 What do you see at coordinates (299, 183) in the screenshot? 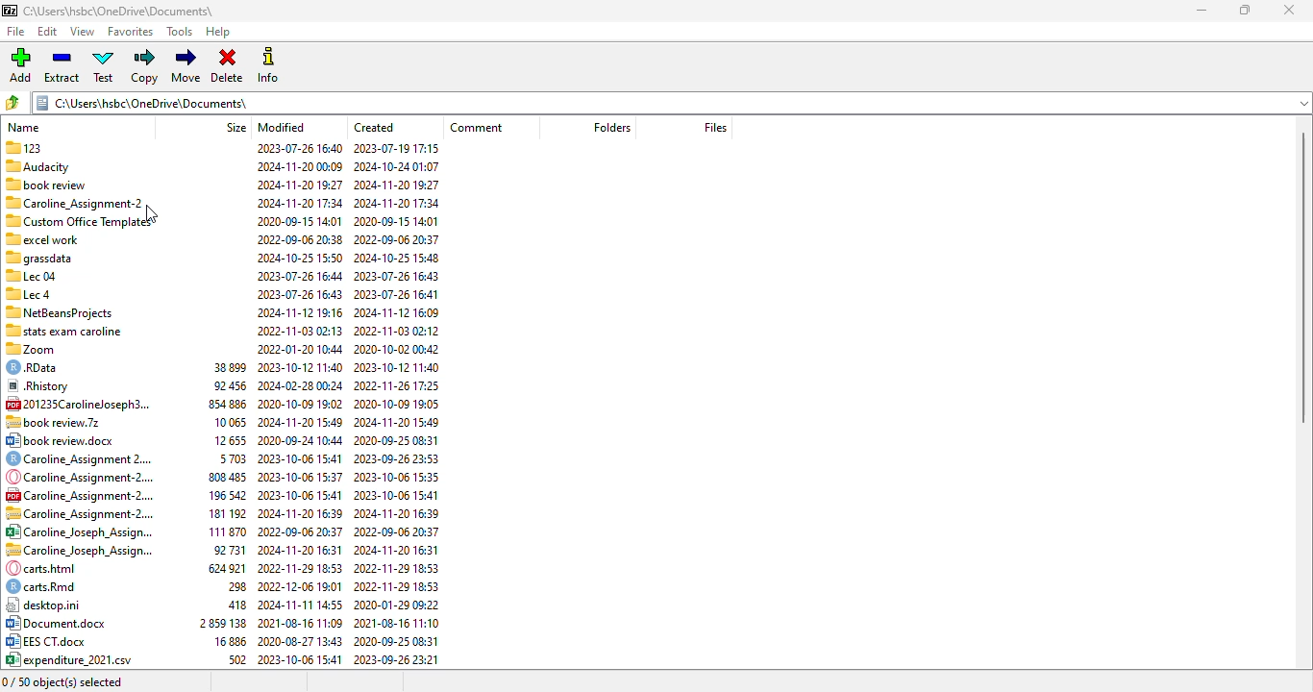
I see `2024-11-20 19:27` at bounding box center [299, 183].